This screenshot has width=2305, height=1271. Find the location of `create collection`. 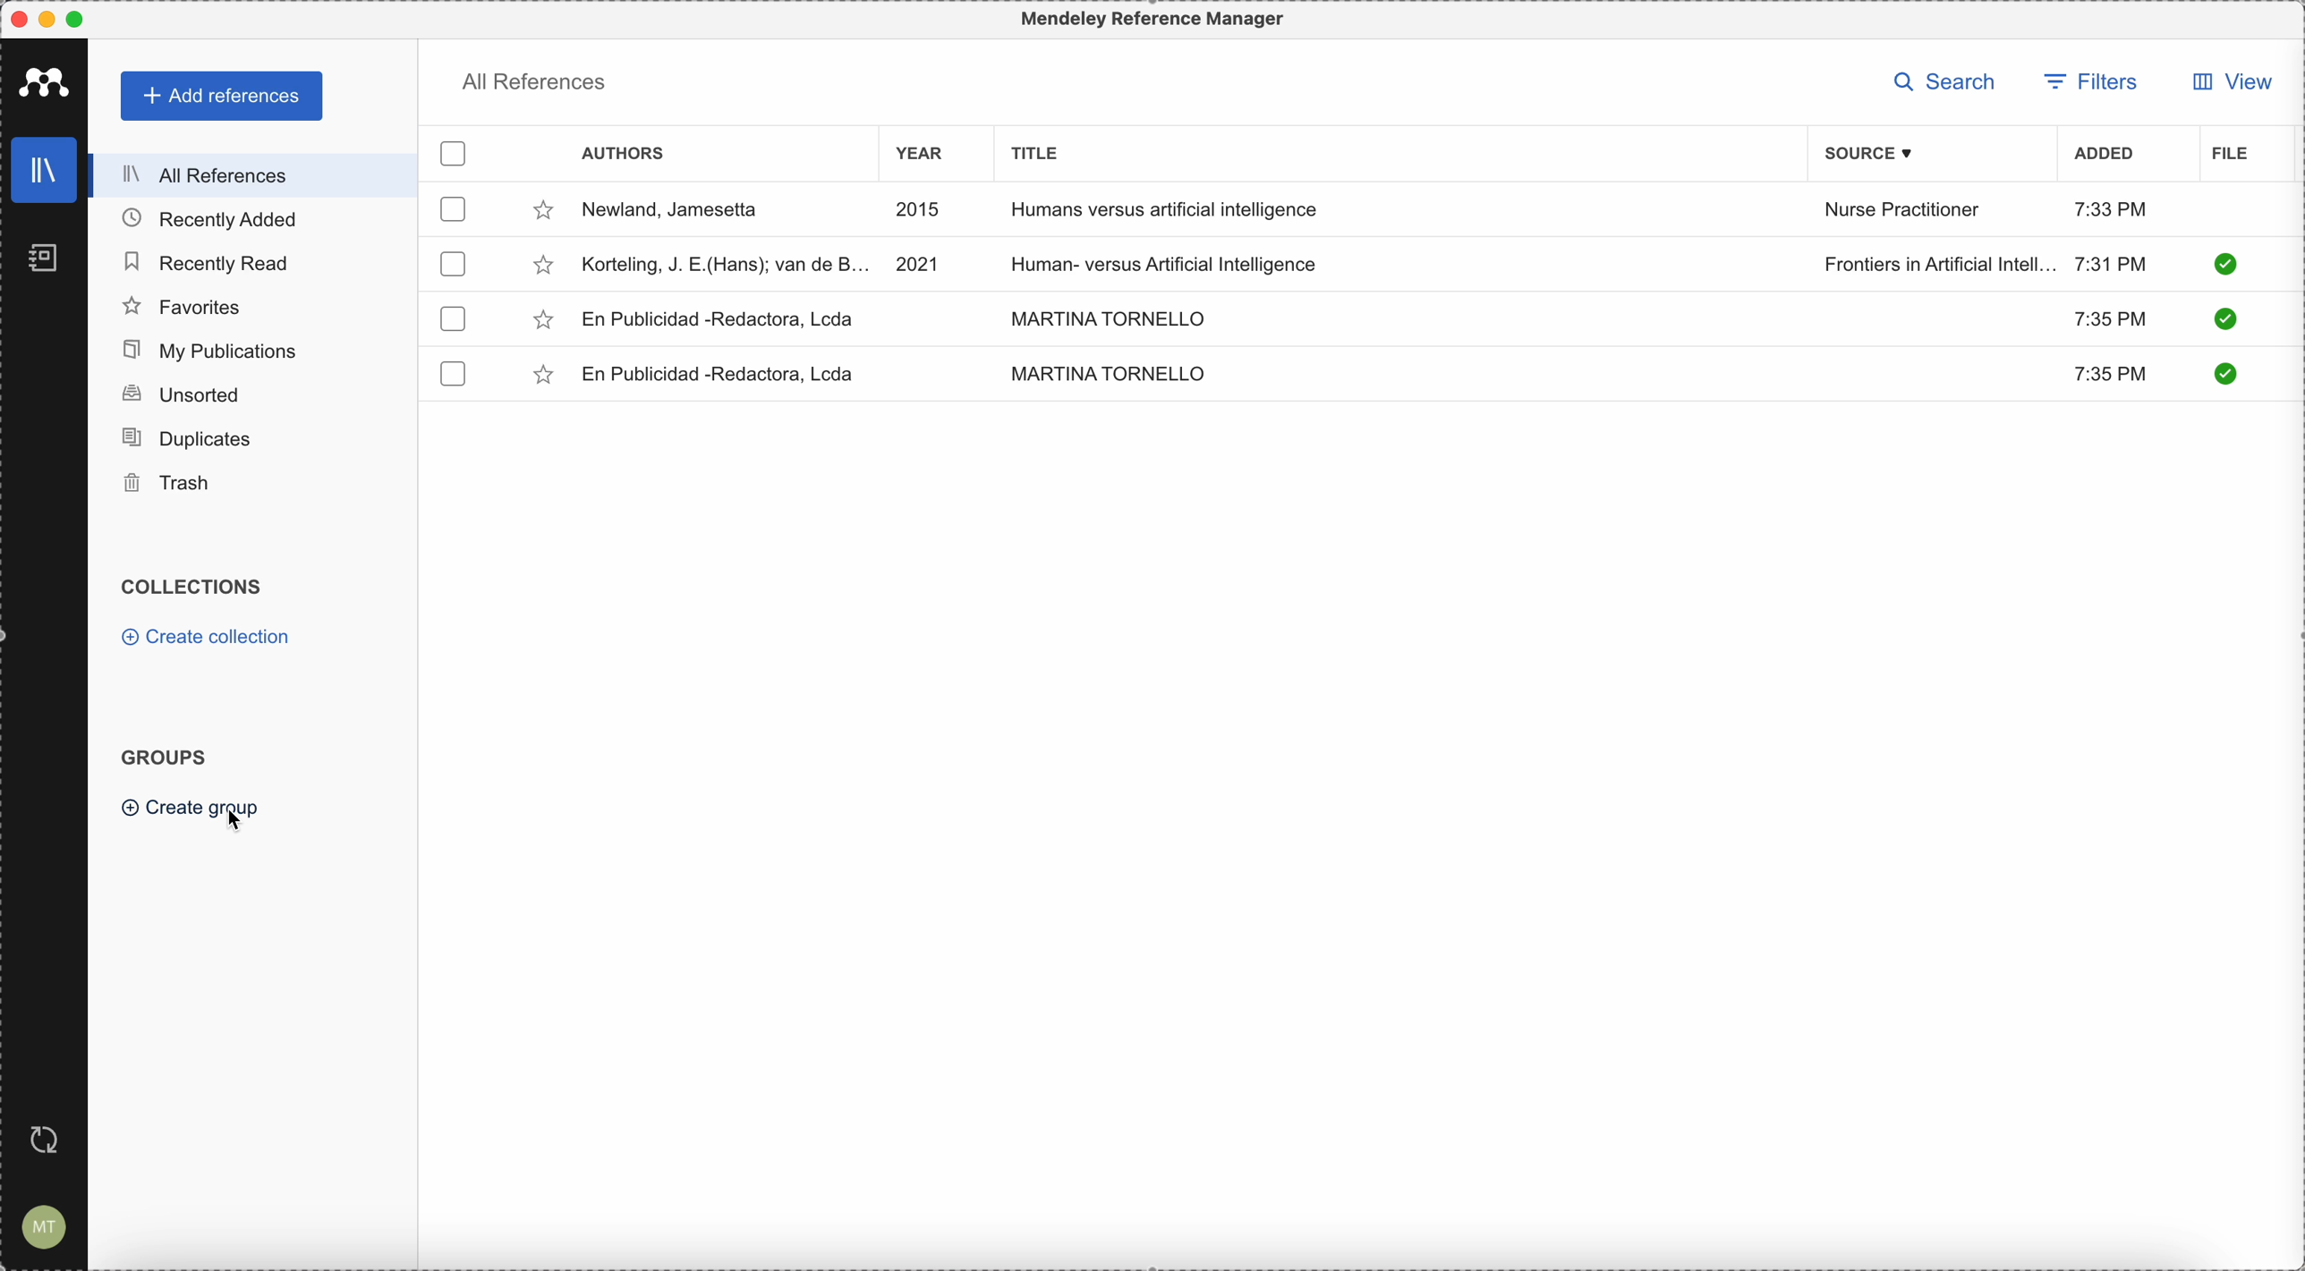

create collection is located at coordinates (210, 640).